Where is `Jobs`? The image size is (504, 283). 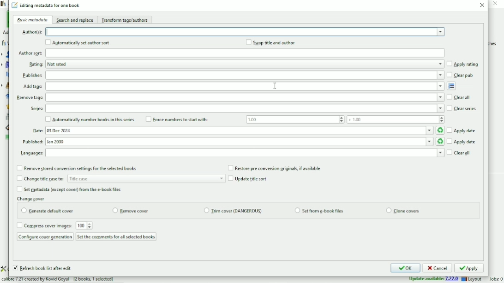
Jobs is located at coordinates (495, 279).